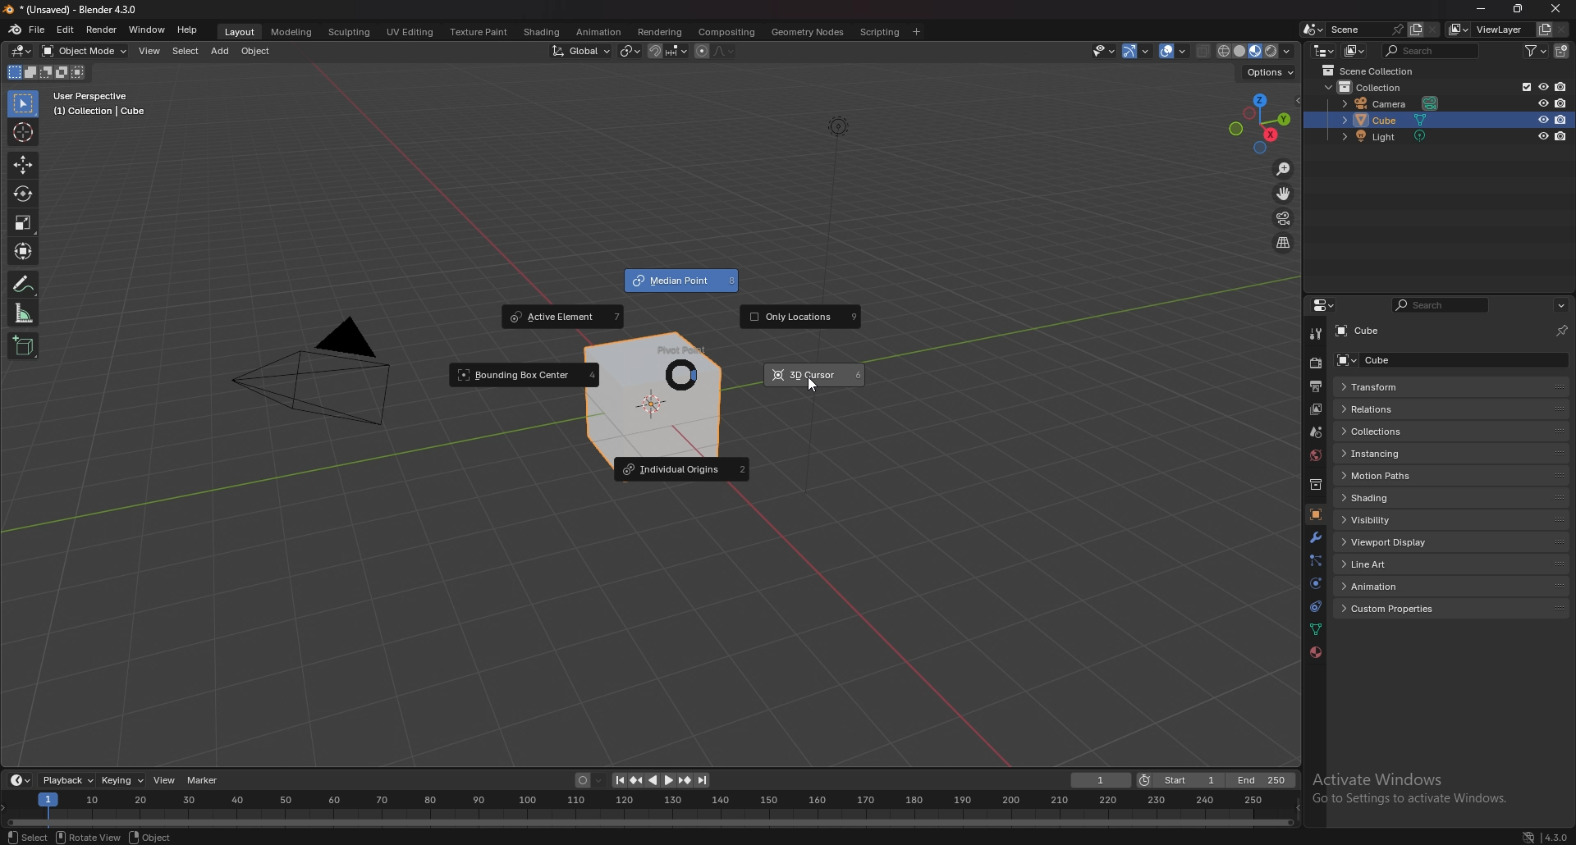 The image size is (1576, 845). I want to click on bounding box center, so click(524, 376).